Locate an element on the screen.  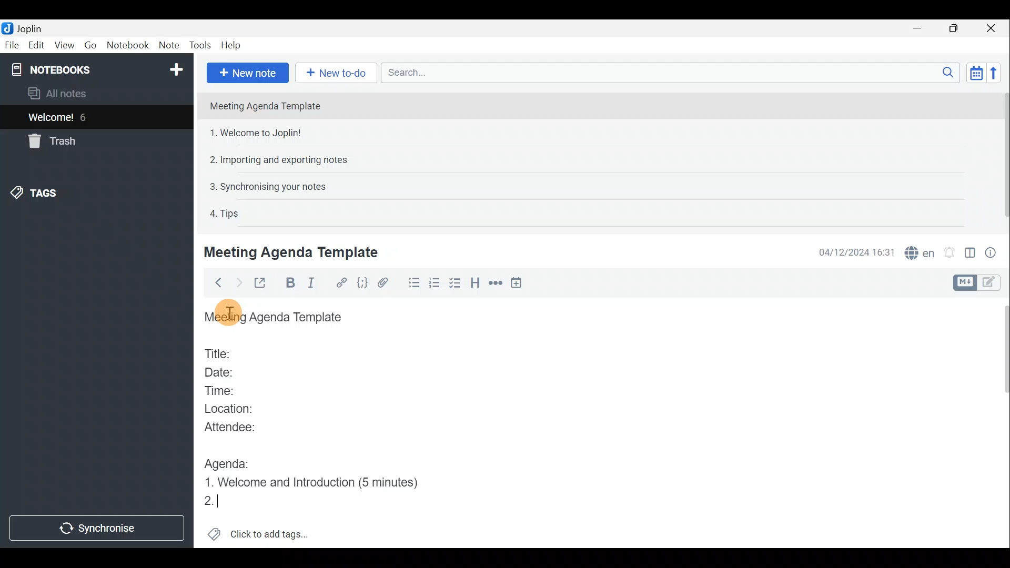
Title: is located at coordinates (219, 352).